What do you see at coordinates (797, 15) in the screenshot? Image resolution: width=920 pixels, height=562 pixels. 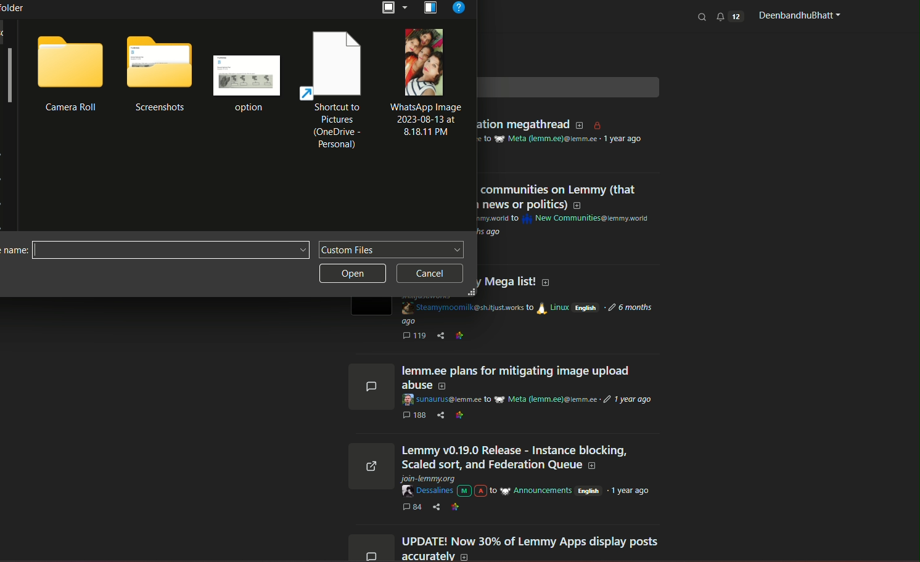 I see `profile name` at bounding box center [797, 15].